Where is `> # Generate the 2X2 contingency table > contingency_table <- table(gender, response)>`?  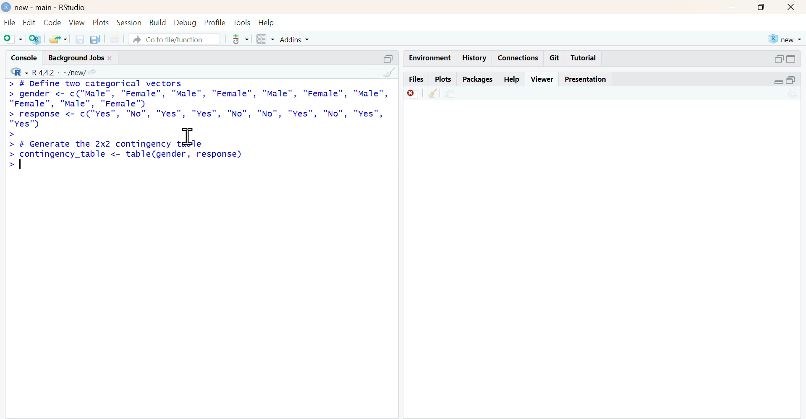 > # Generate the 2X2 contingency table > contingency_table <- table(gender, response)> is located at coordinates (125, 155).